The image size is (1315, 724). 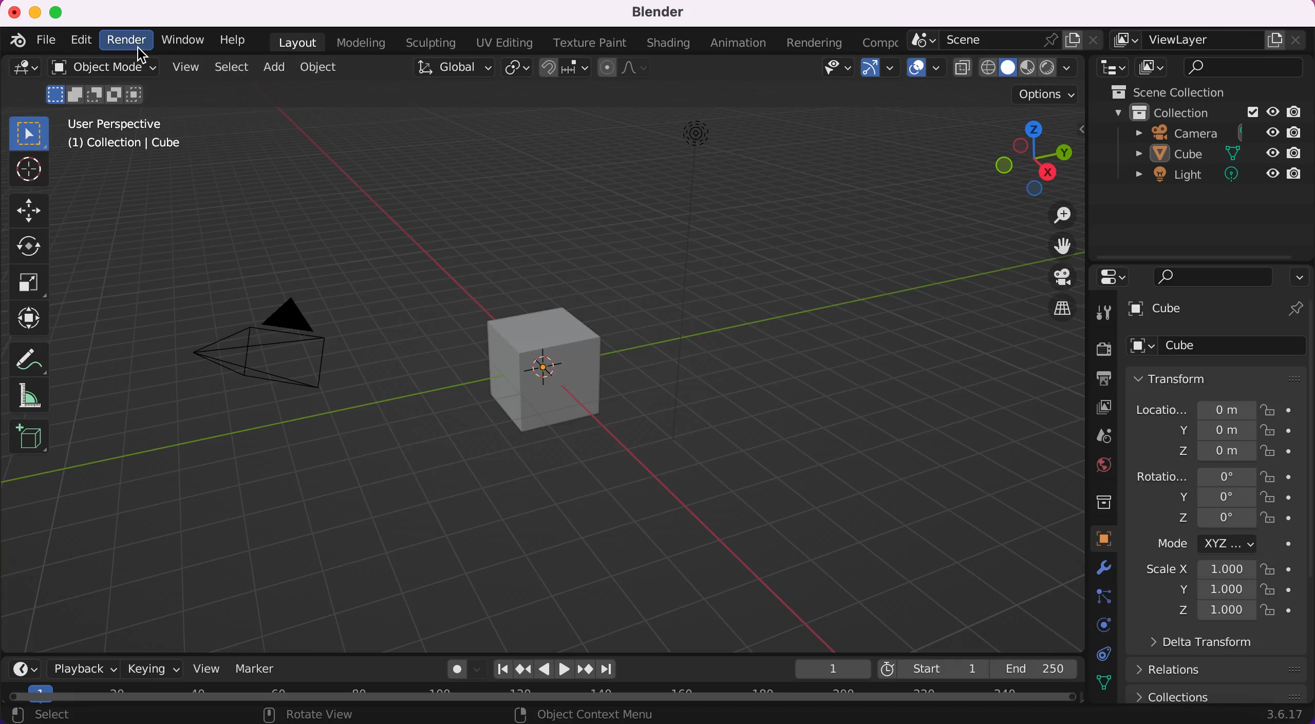 What do you see at coordinates (934, 667) in the screenshot?
I see `start 1` at bounding box center [934, 667].